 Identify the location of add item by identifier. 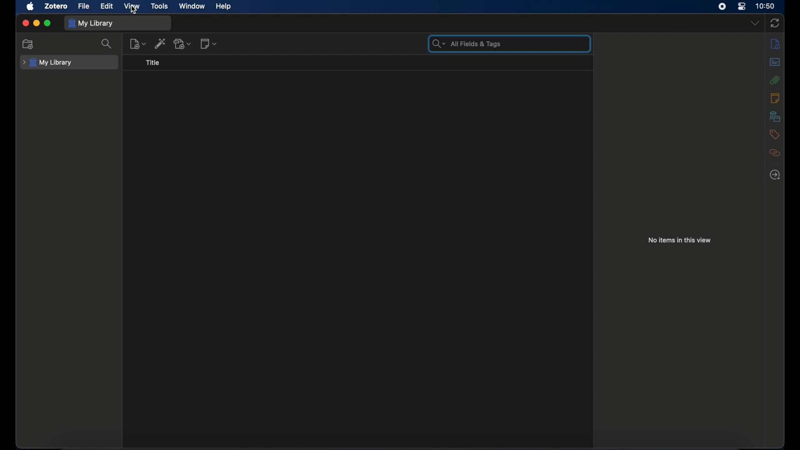
(160, 43).